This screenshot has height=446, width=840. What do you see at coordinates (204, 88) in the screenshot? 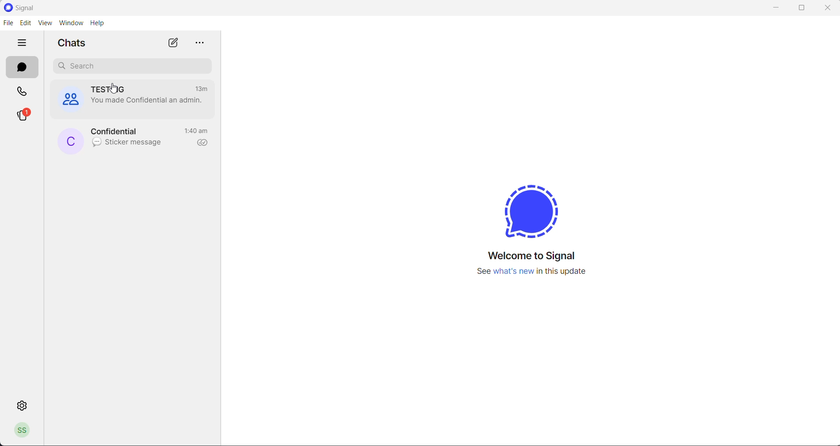
I see `last active time` at bounding box center [204, 88].